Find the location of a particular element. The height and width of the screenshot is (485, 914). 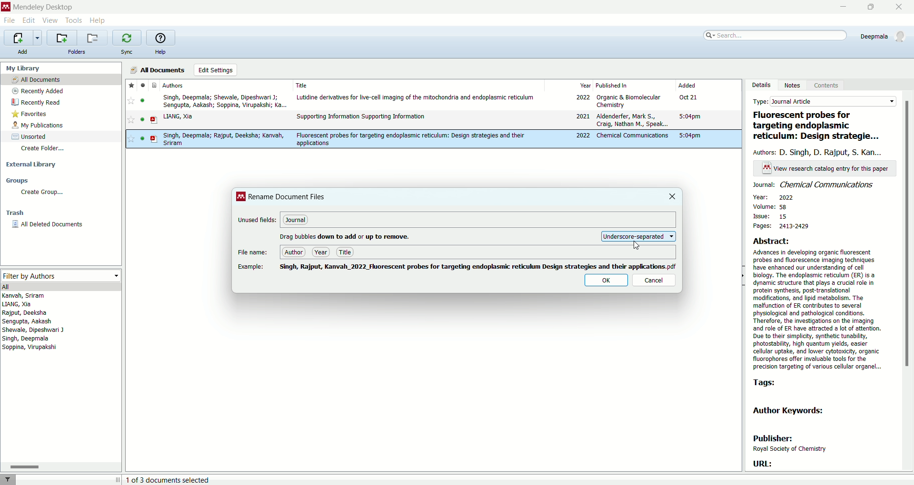

authors is located at coordinates (38, 324).